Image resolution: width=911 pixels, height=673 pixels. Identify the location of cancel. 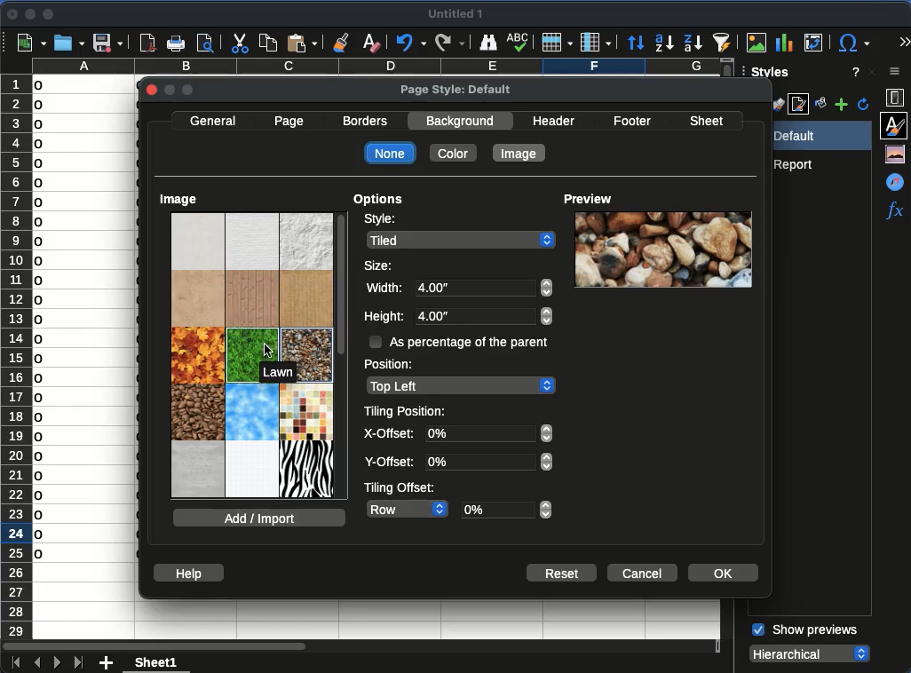
(643, 574).